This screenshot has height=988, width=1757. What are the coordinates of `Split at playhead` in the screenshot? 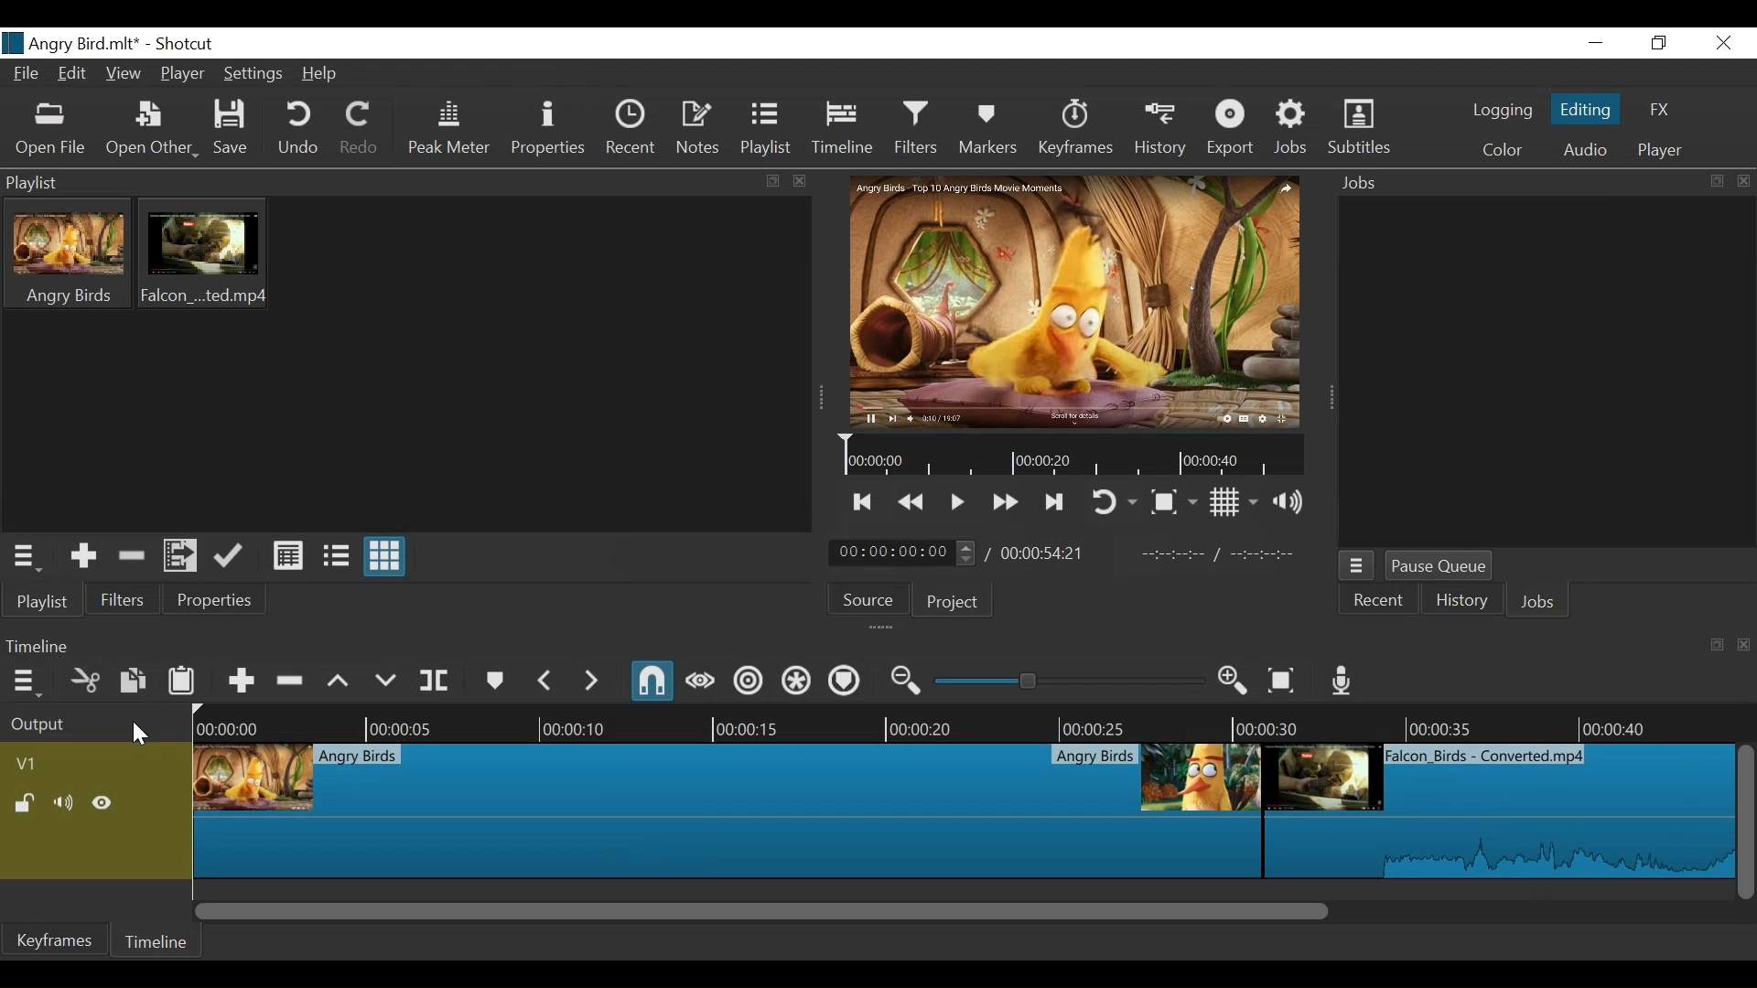 It's located at (435, 682).